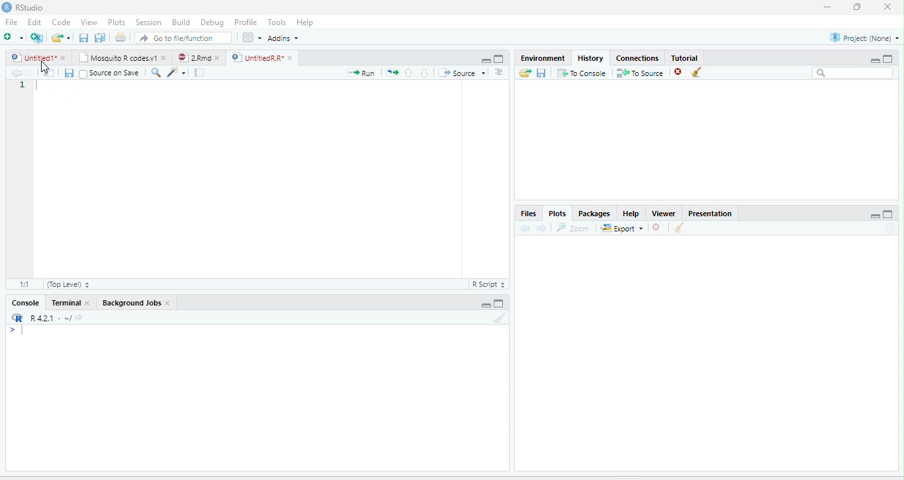  What do you see at coordinates (887, 7) in the screenshot?
I see `close` at bounding box center [887, 7].